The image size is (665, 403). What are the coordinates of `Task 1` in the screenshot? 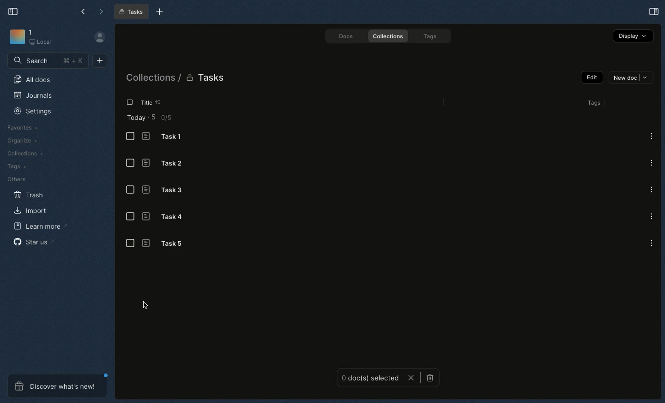 It's located at (169, 137).